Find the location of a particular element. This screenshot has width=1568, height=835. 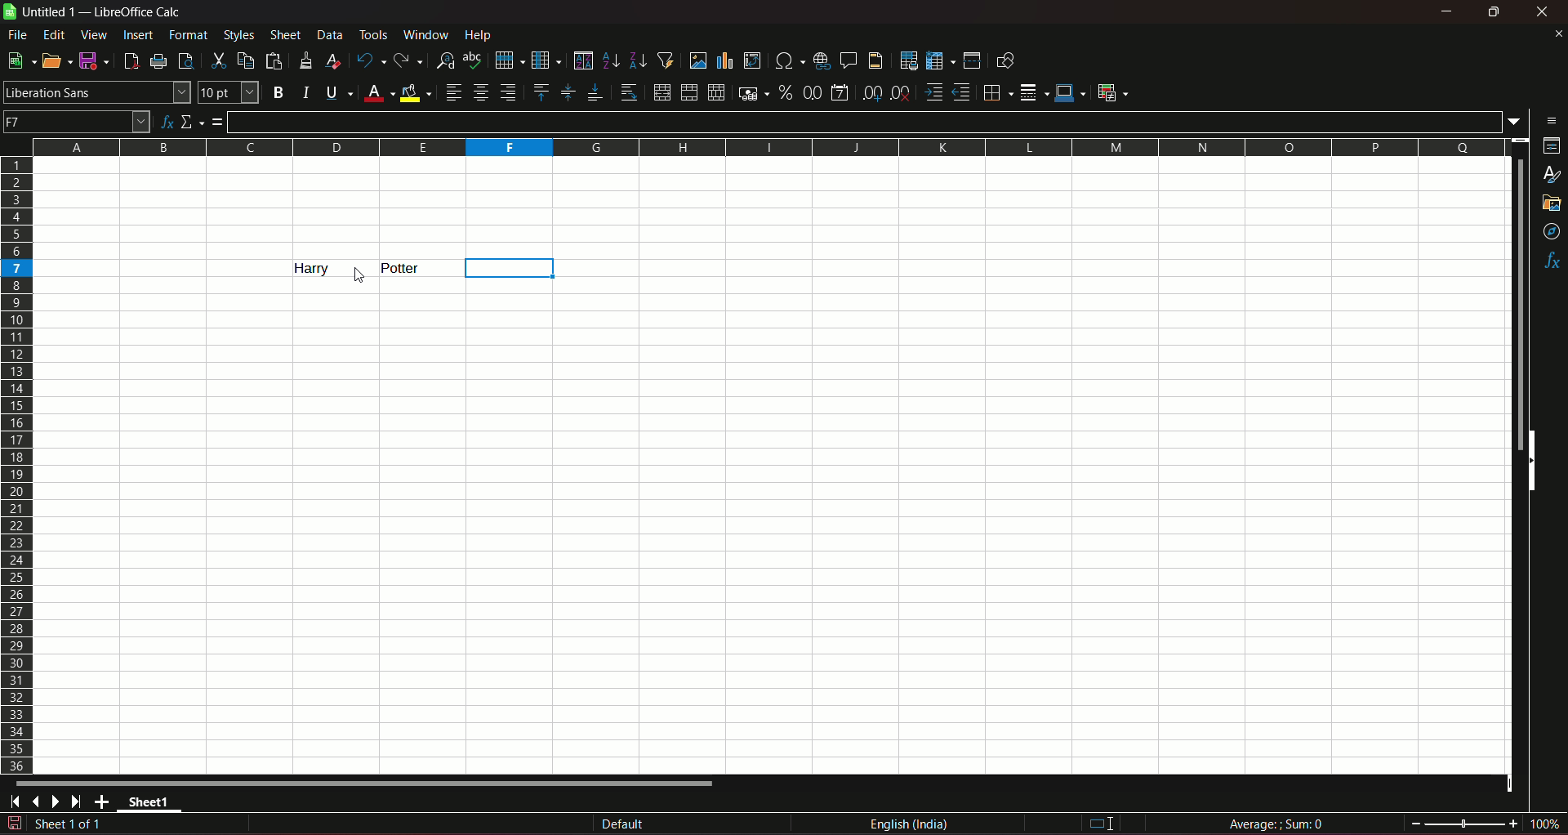

scroll to next is located at coordinates (59, 802).